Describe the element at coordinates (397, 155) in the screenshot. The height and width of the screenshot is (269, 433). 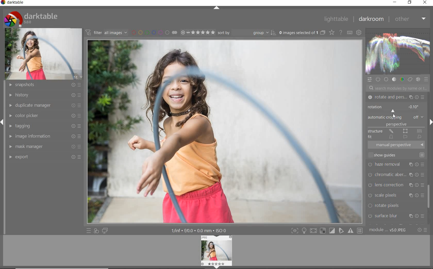
I see `SHOW GUIDES` at that location.